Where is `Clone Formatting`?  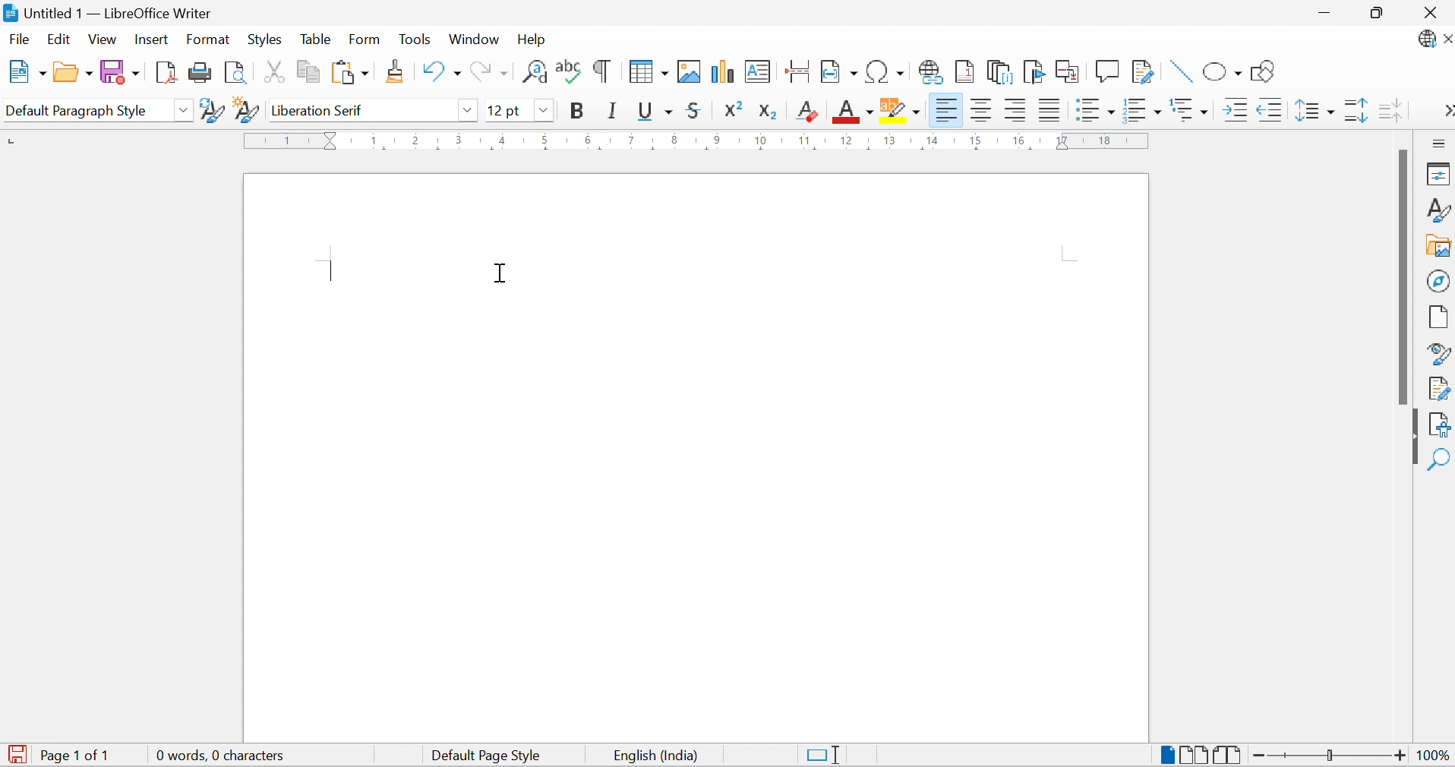
Clone Formatting is located at coordinates (397, 71).